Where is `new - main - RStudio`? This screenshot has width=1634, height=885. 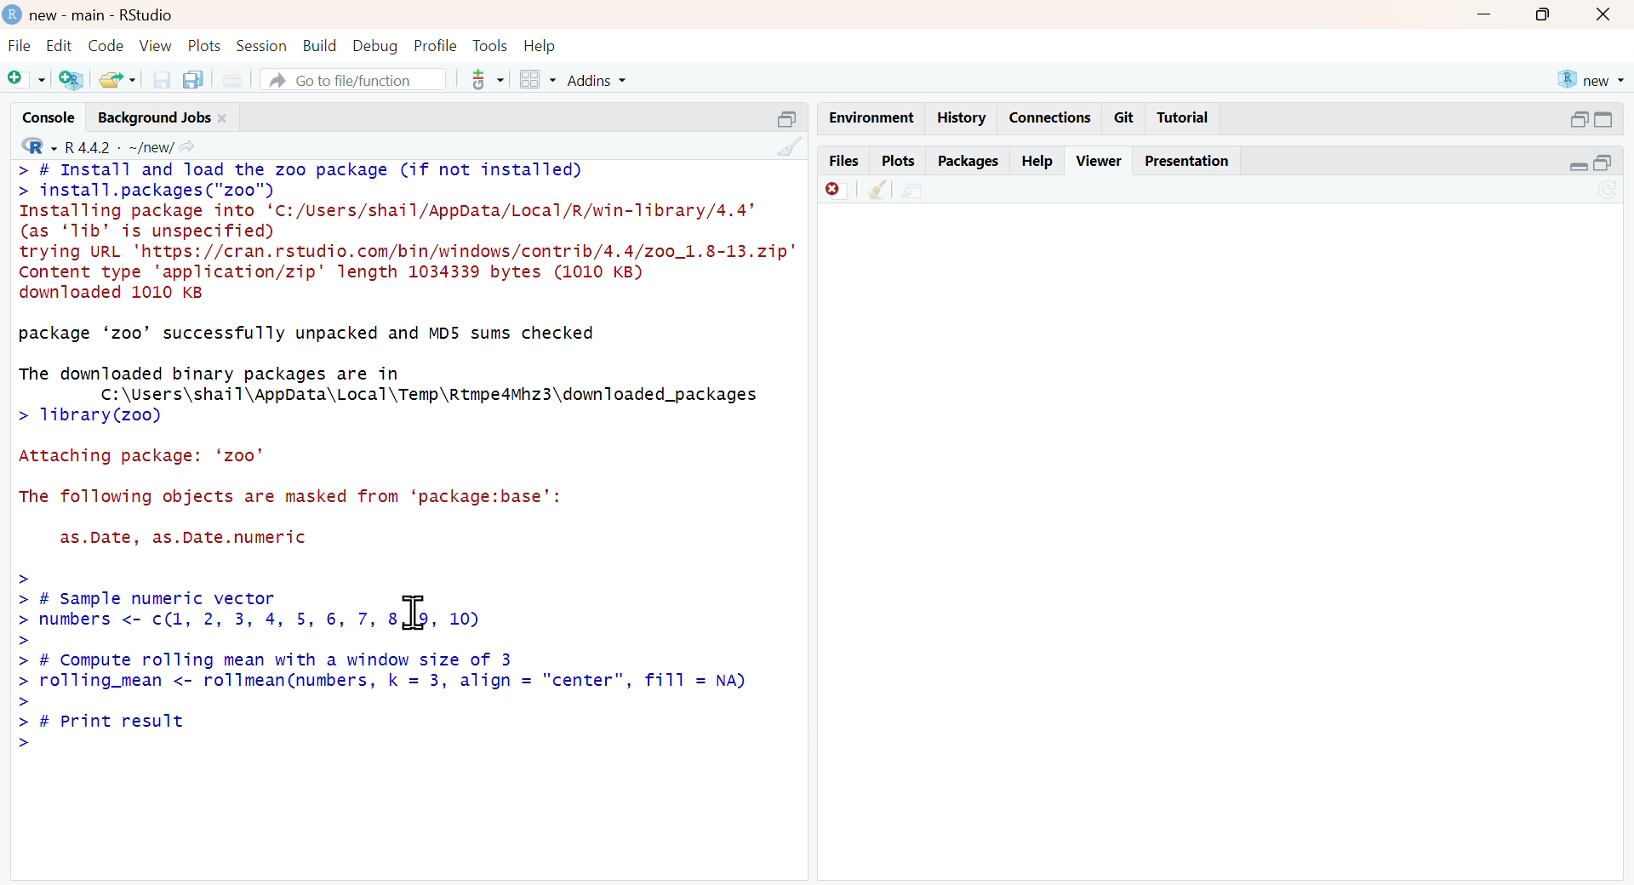 new - main - RStudio is located at coordinates (102, 16).